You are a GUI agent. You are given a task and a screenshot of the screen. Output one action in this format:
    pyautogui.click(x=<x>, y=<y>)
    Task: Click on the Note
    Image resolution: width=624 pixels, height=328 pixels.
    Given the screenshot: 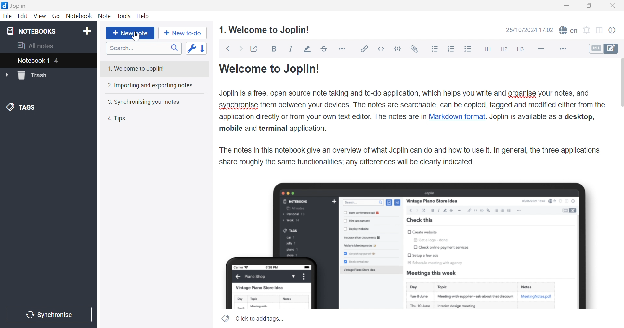 What is the action you would take?
    pyautogui.click(x=105, y=16)
    